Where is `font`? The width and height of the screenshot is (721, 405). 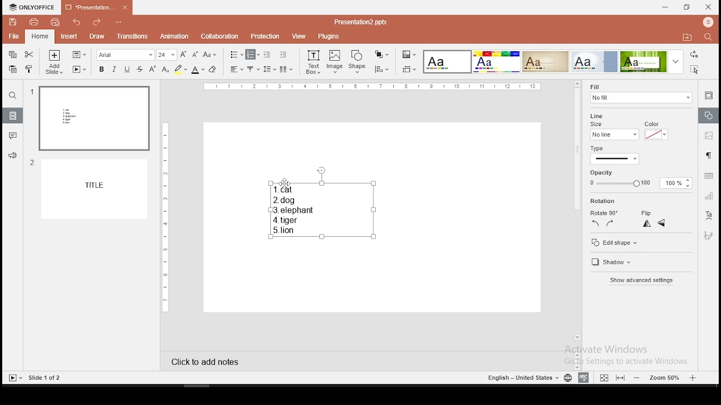 font is located at coordinates (126, 55).